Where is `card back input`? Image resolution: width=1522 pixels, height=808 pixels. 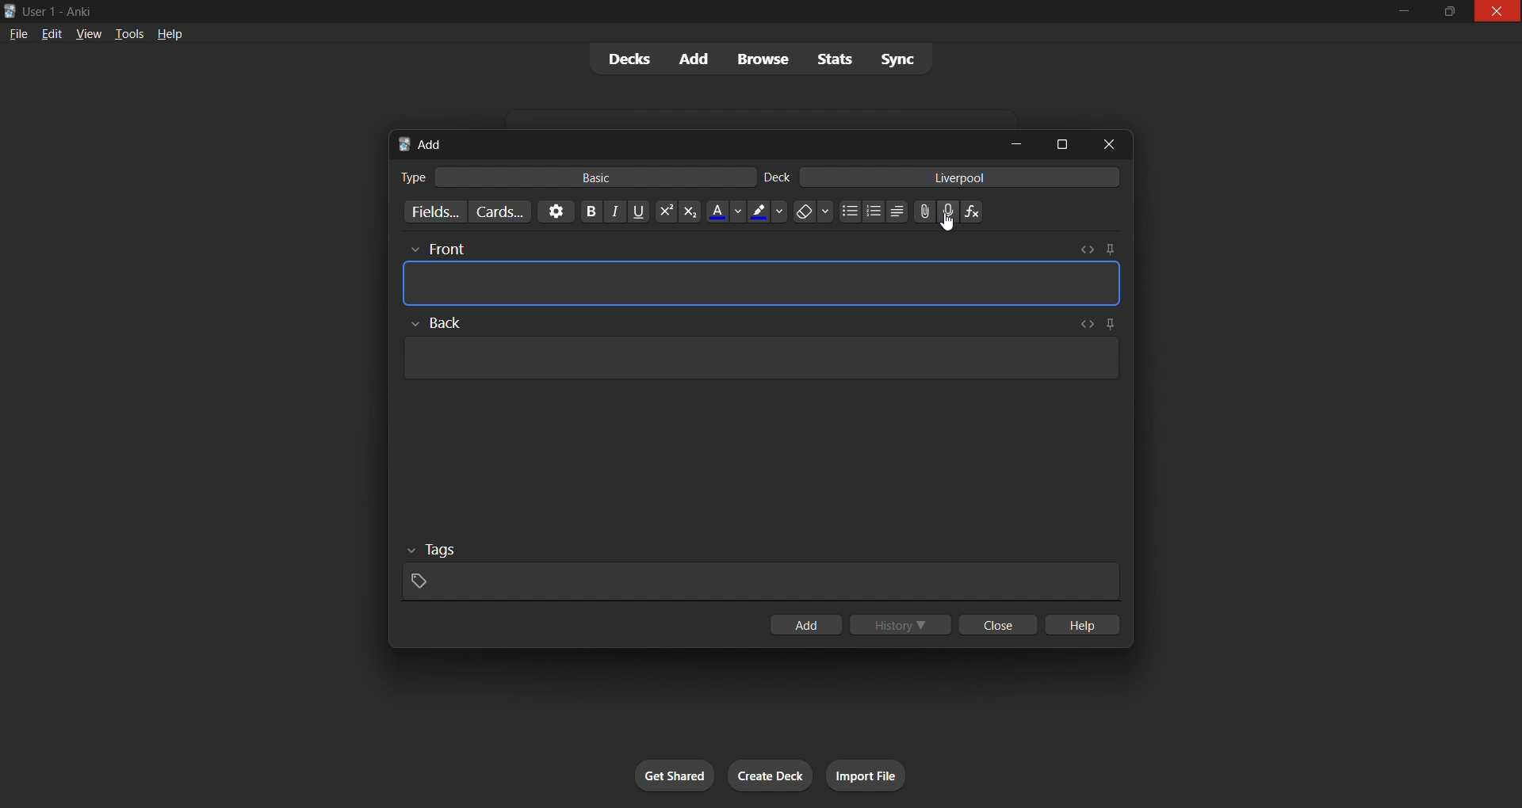 card back input is located at coordinates (761, 356).